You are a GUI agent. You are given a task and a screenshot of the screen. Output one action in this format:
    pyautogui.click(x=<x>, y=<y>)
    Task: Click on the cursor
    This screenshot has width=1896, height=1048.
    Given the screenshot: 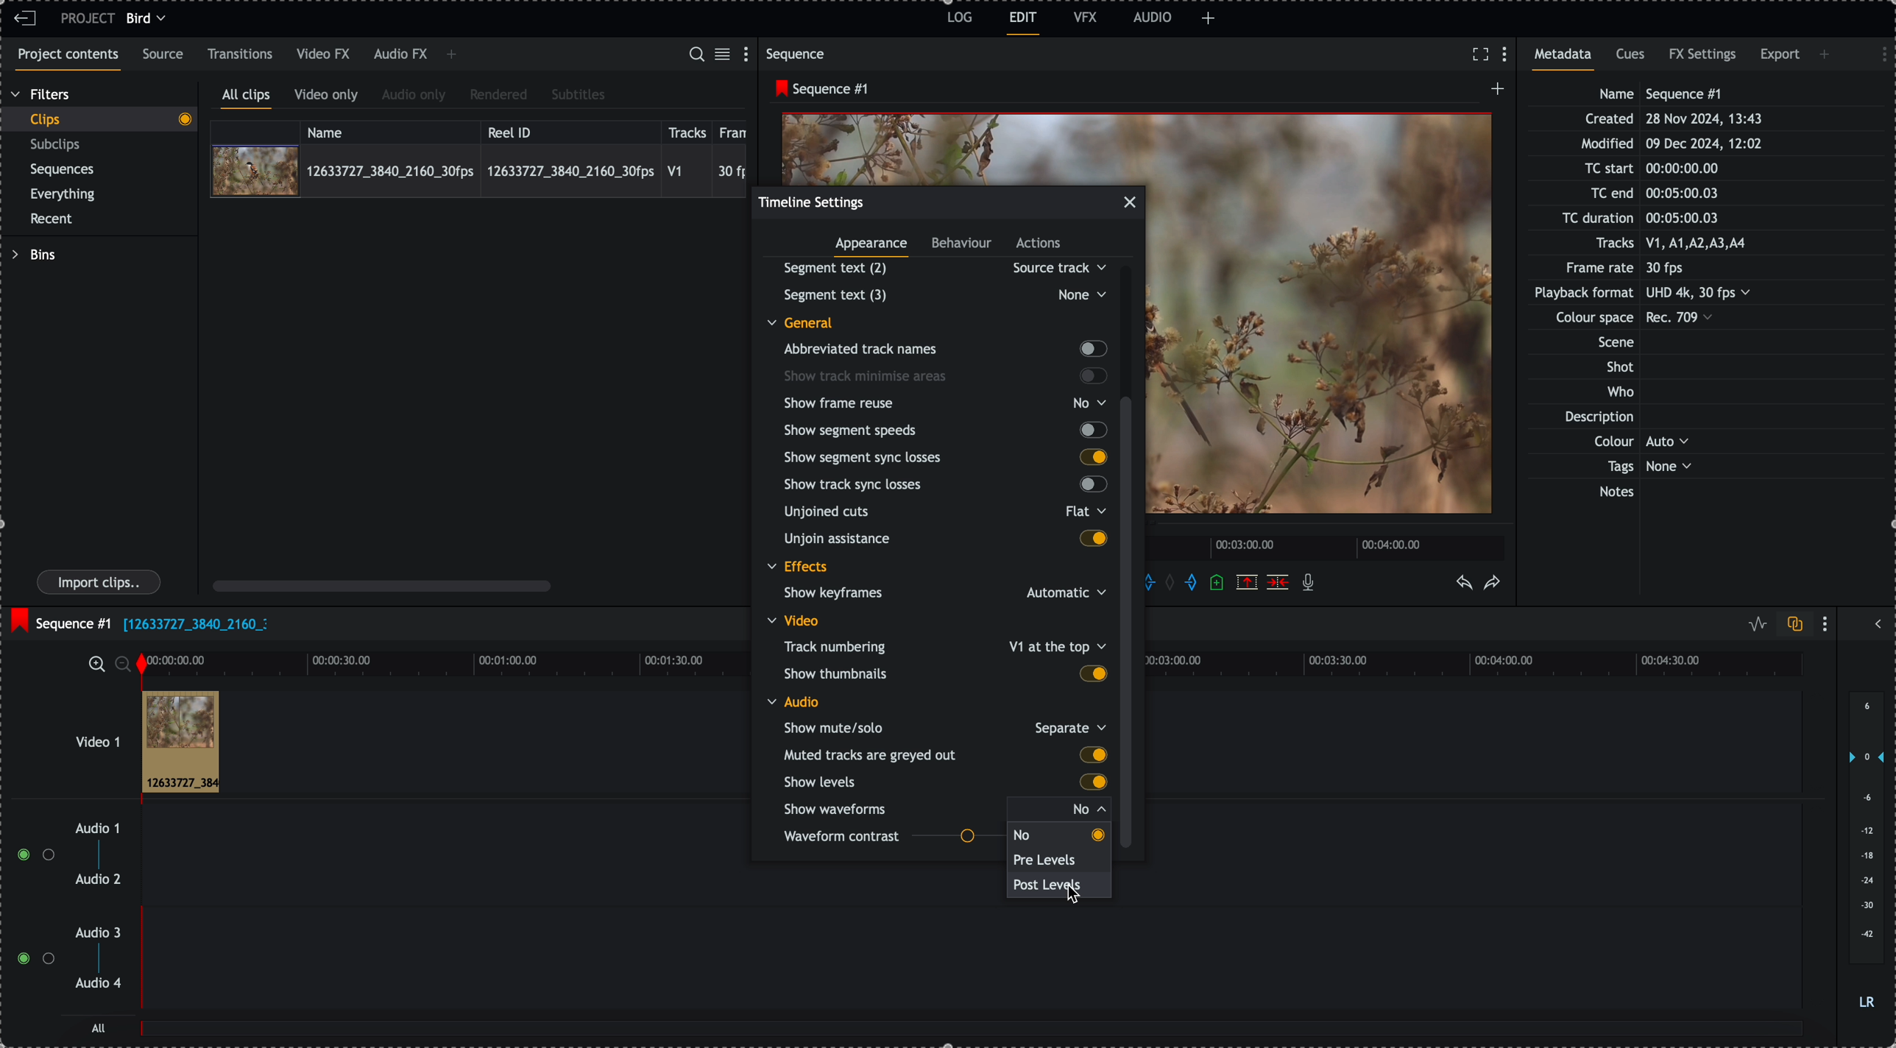 What is the action you would take?
    pyautogui.click(x=1079, y=898)
    